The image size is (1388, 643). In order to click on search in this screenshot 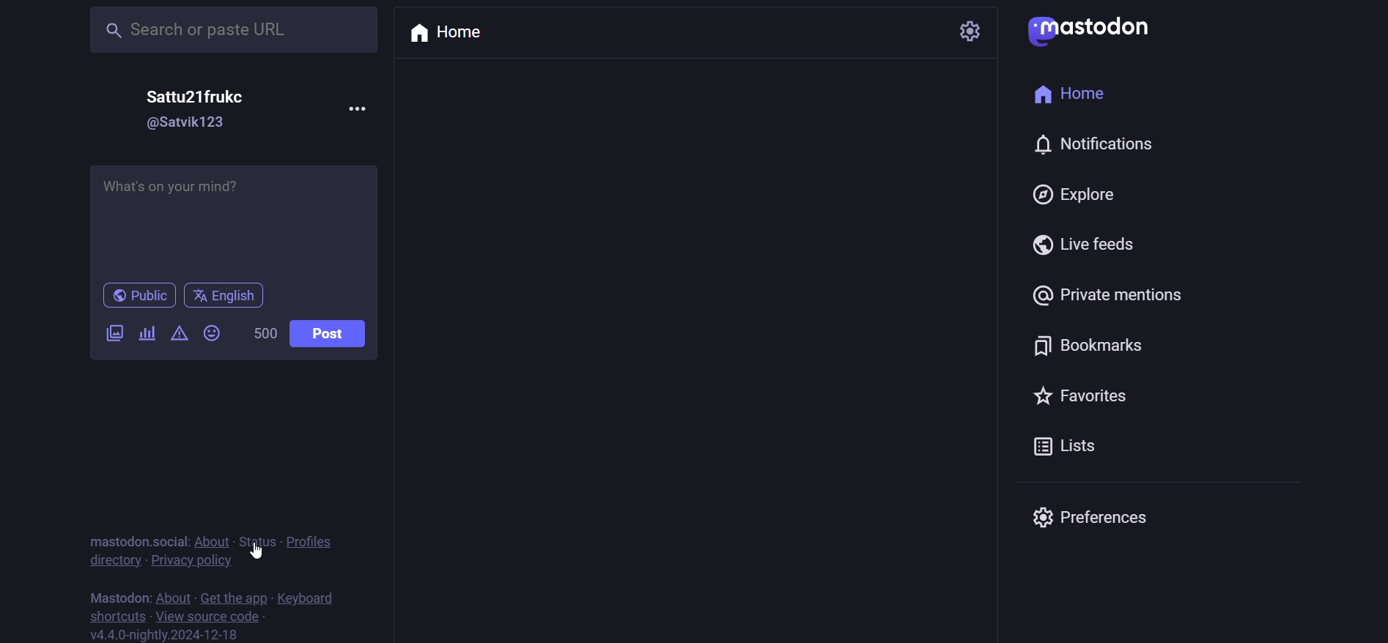, I will do `click(225, 31)`.